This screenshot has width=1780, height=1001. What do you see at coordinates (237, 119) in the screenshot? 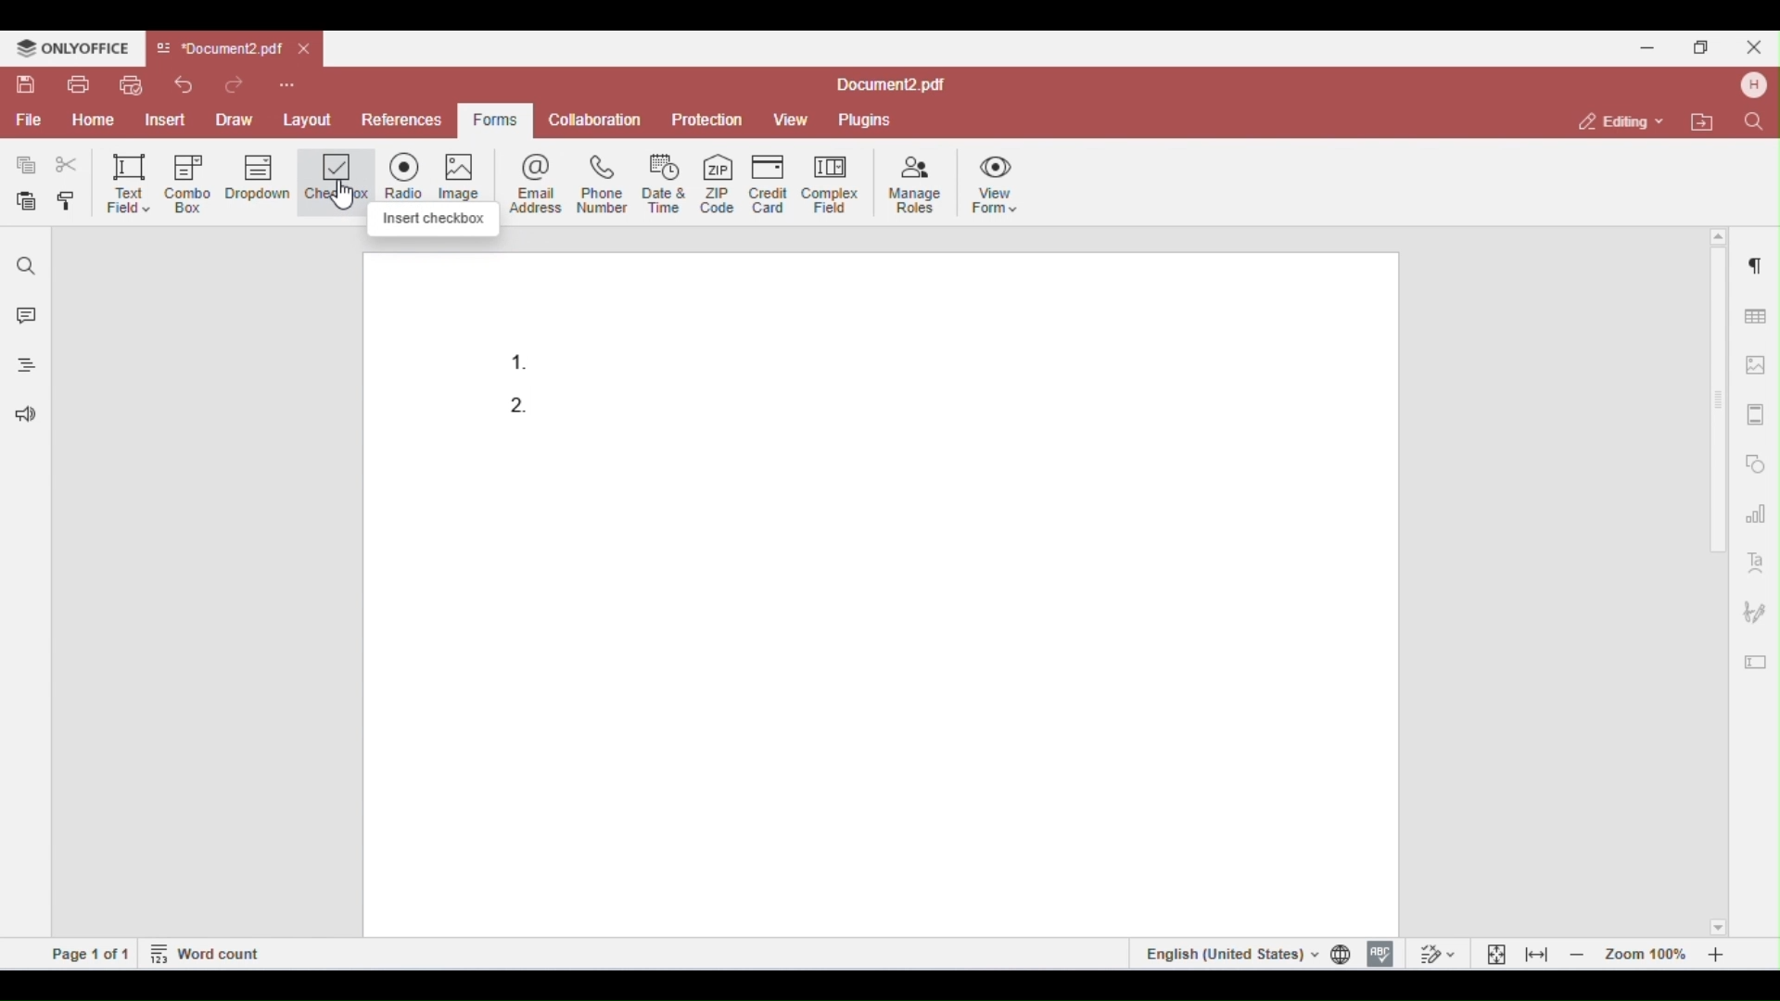
I see `draw` at bounding box center [237, 119].